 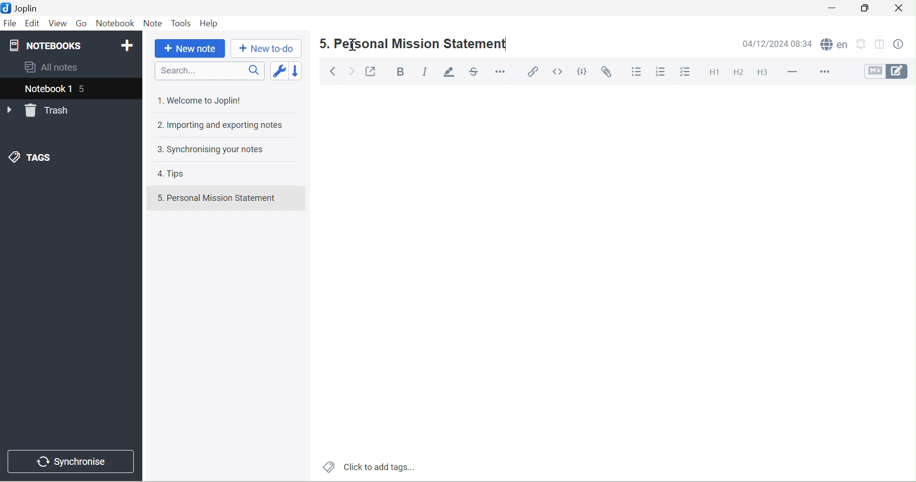 What do you see at coordinates (333, 71) in the screenshot?
I see `Back` at bounding box center [333, 71].